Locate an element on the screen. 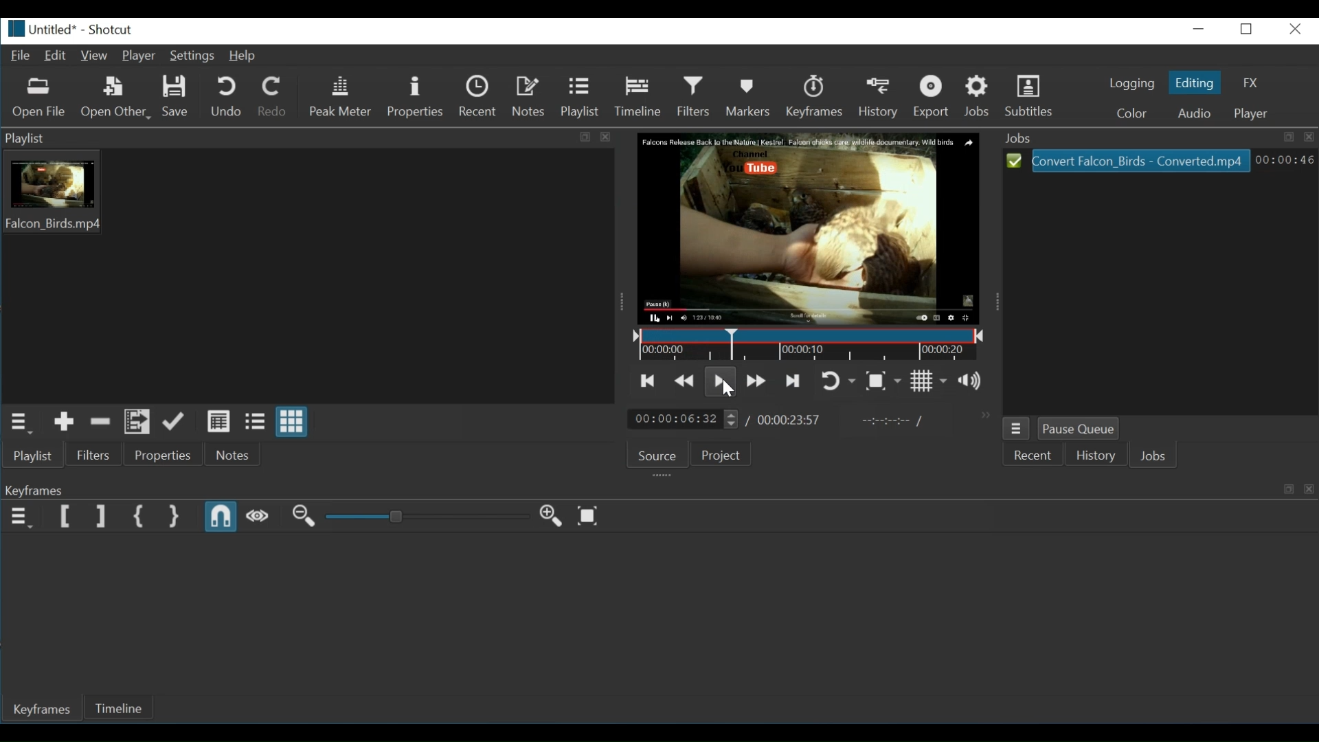 The width and height of the screenshot is (1319, 742). Update is located at coordinates (172, 422).